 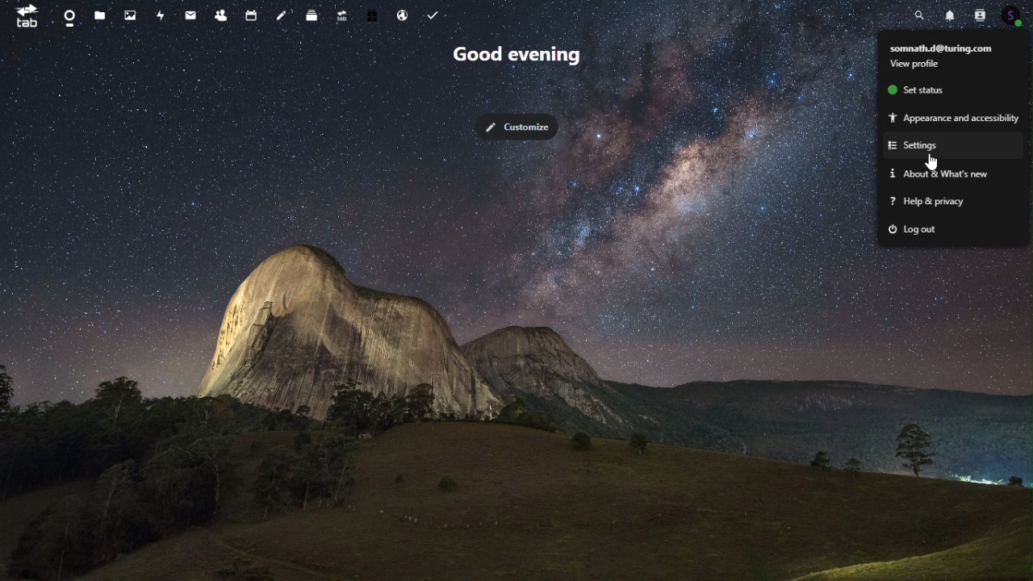 What do you see at coordinates (932, 161) in the screenshot?
I see `cursor` at bounding box center [932, 161].